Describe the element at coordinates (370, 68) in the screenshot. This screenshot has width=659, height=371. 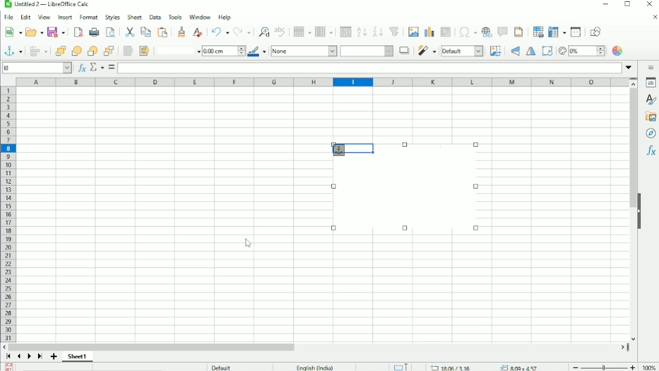
I see `Input line` at that location.